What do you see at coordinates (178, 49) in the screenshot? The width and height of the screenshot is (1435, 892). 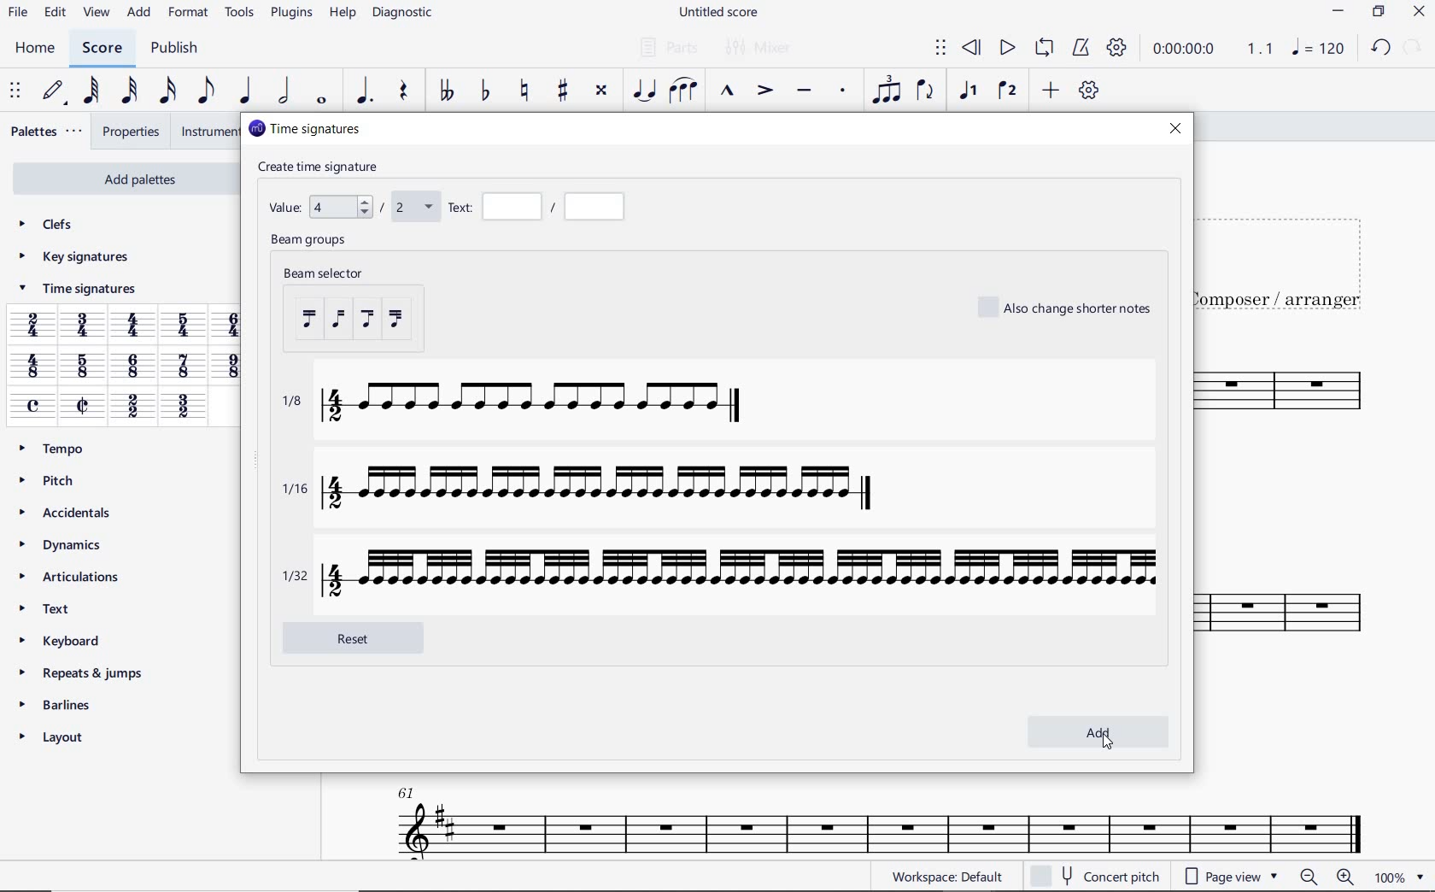 I see `PUBLISH` at bounding box center [178, 49].